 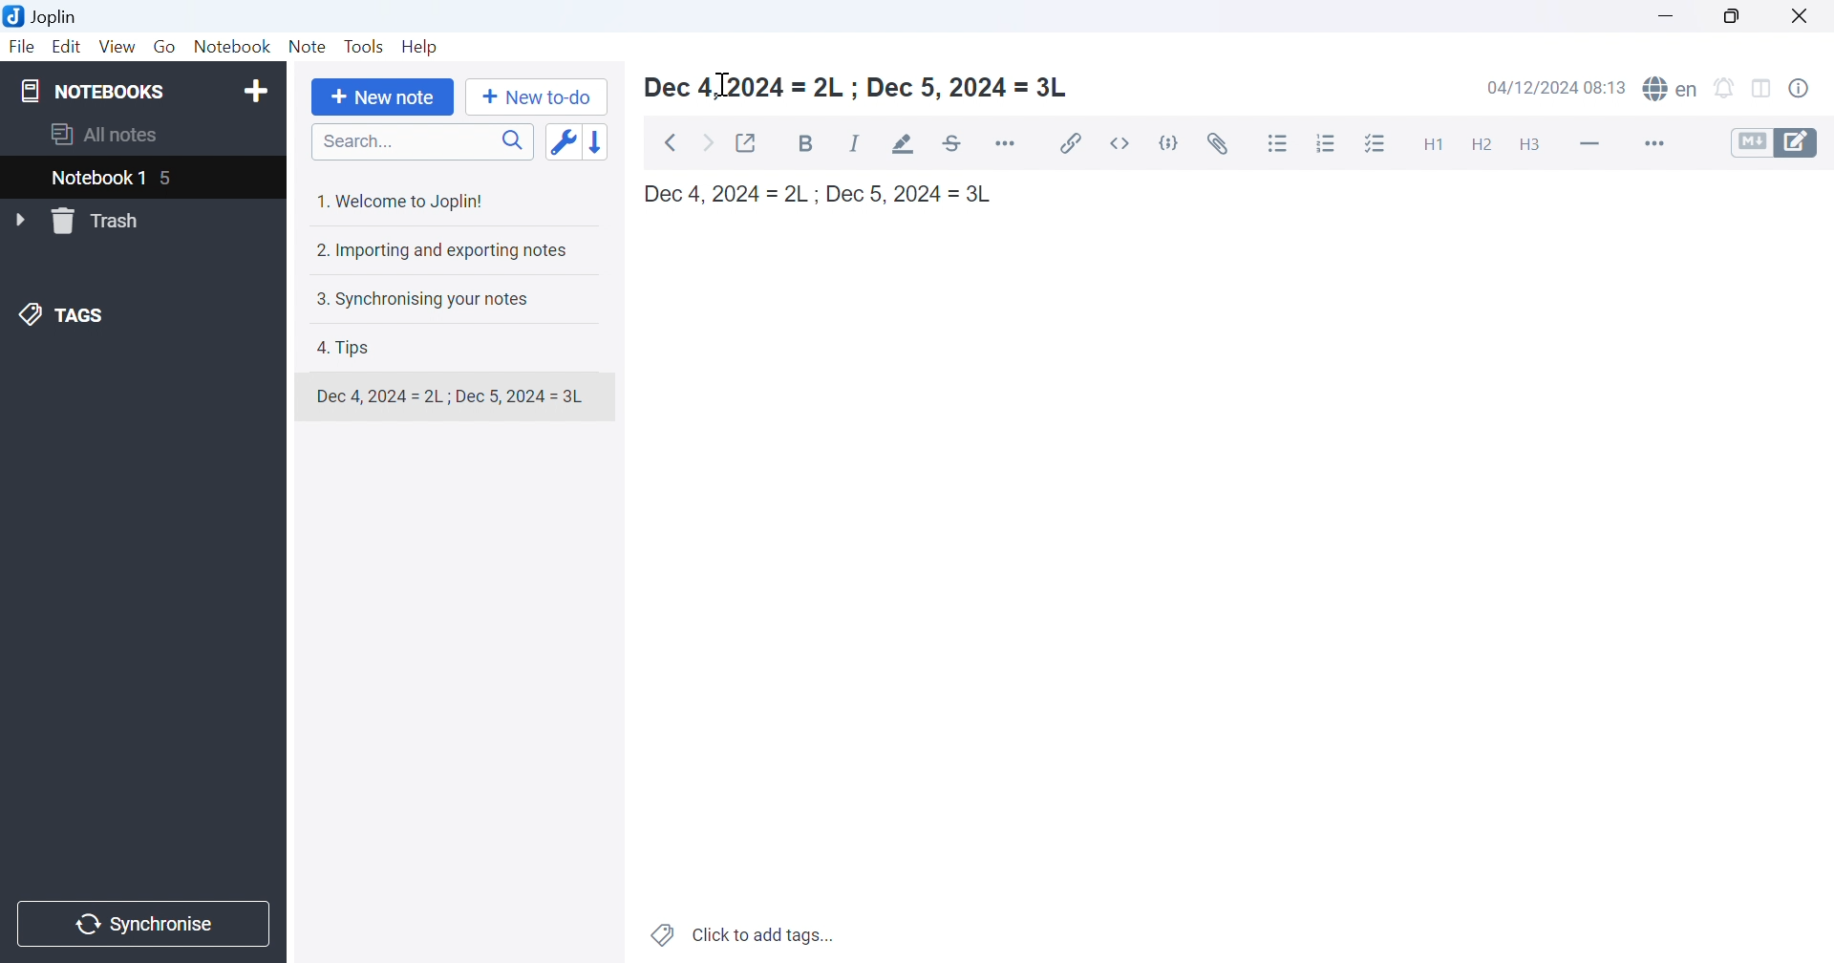 What do you see at coordinates (253, 92) in the screenshot?
I see `Add notebook` at bounding box center [253, 92].